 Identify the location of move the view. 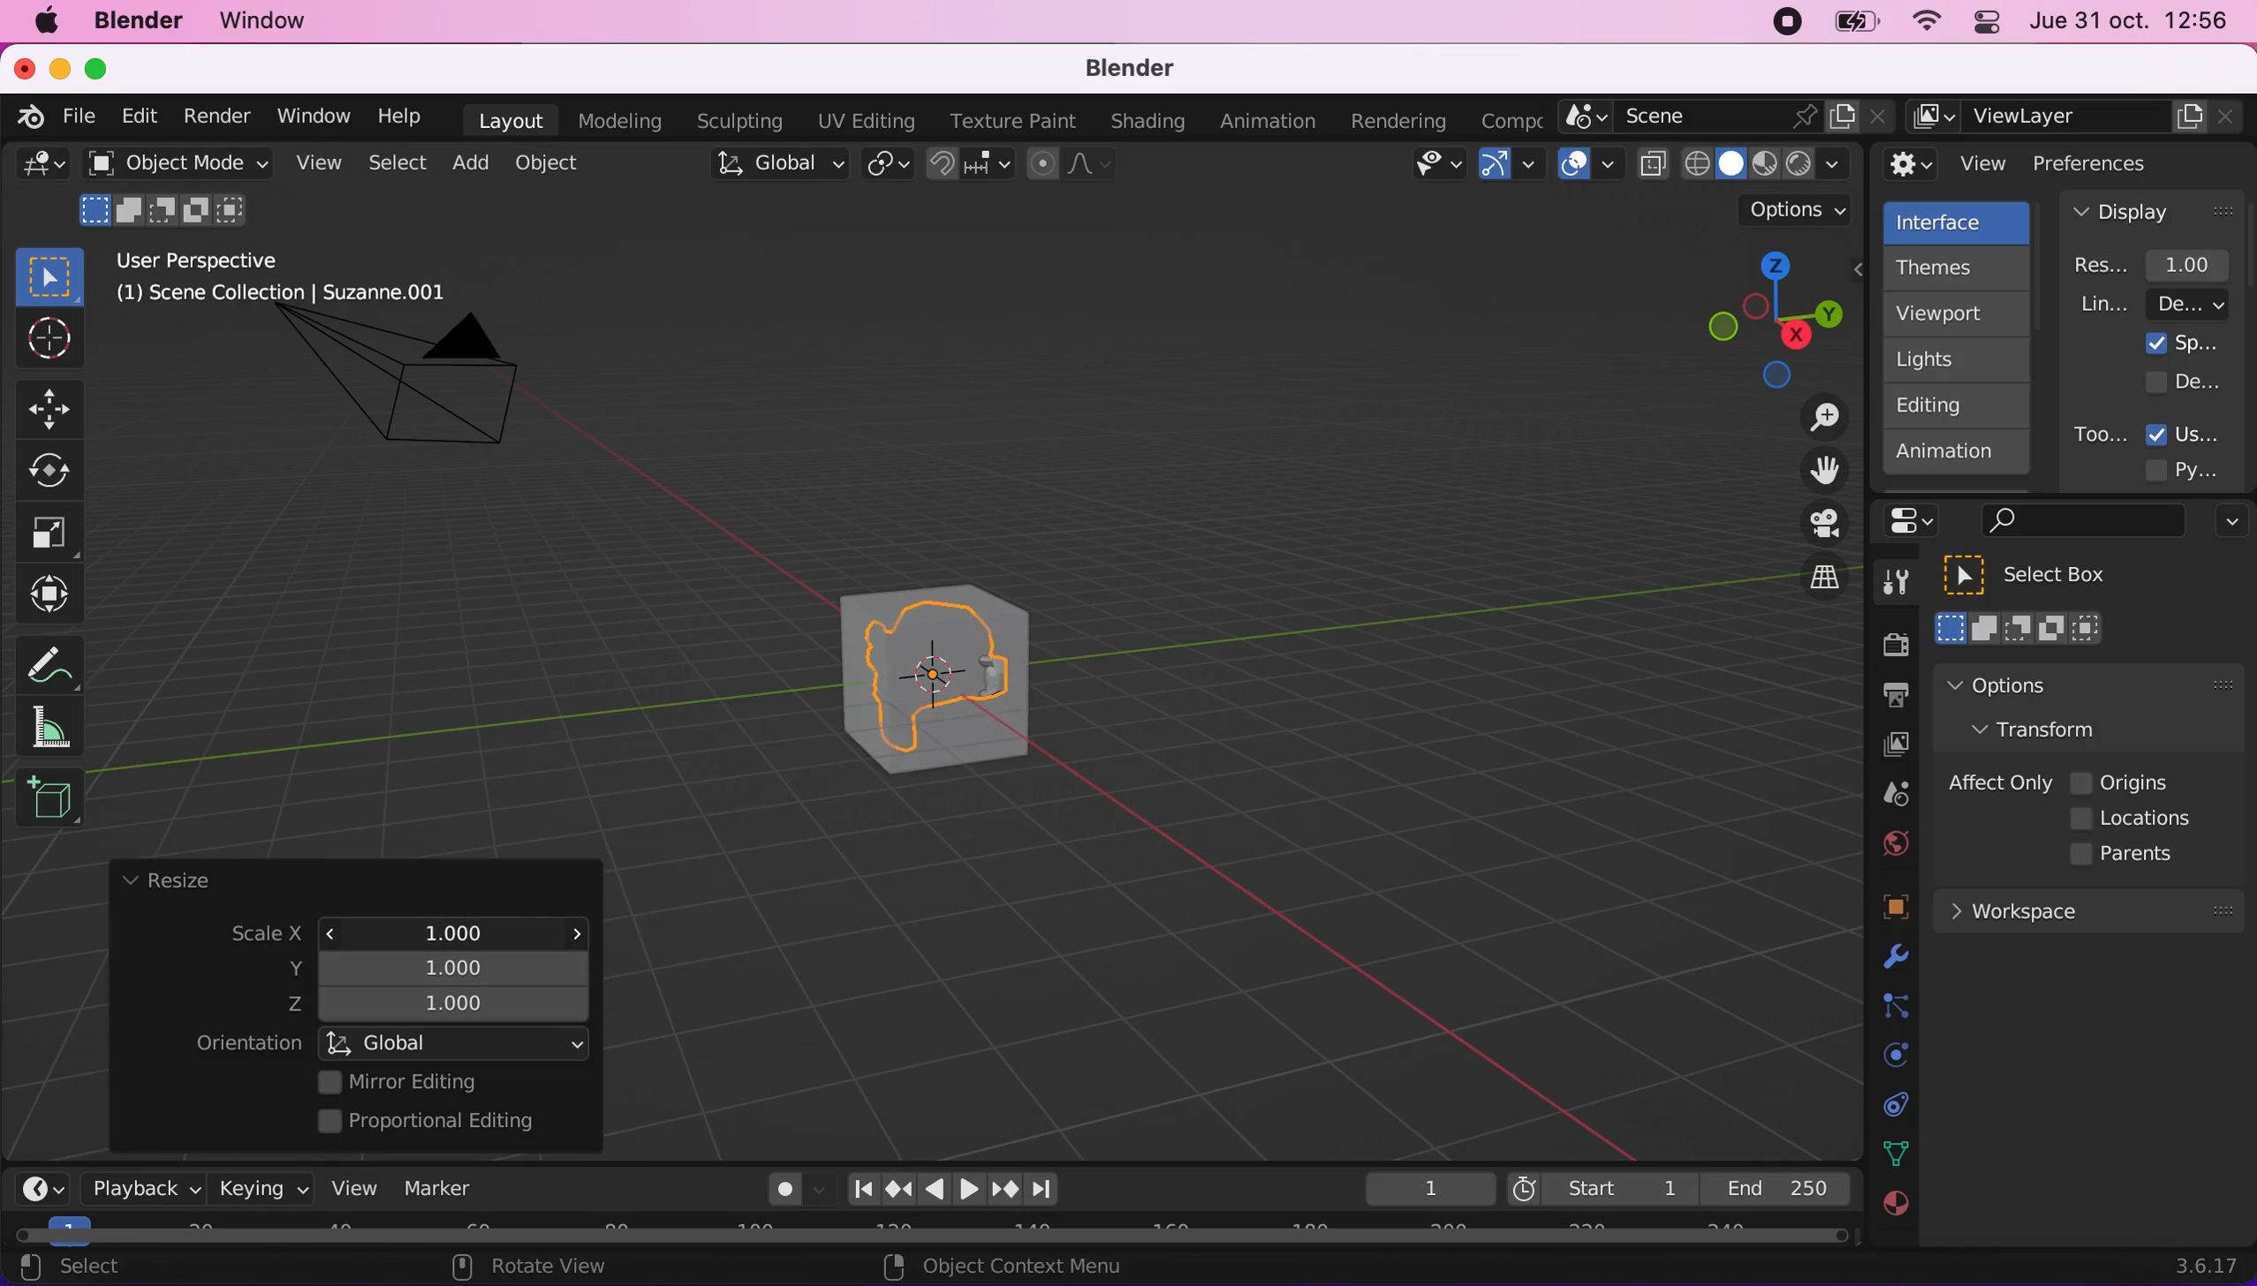
(1811, 472).